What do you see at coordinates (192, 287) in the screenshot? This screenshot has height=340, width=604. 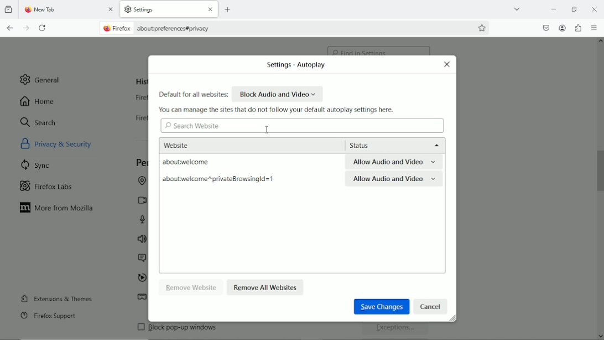 I see `remove website` at bounding box center [192, 287].